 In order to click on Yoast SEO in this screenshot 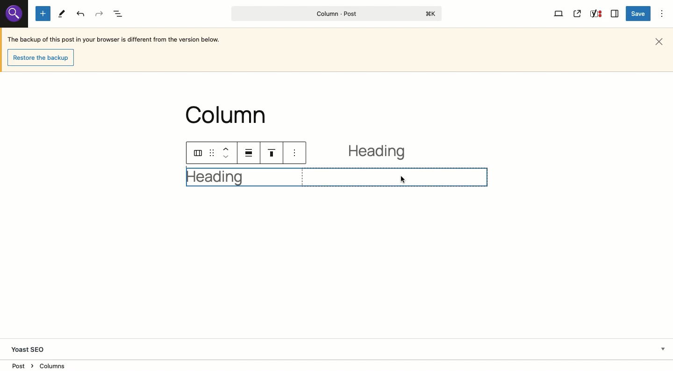, I will do `click(32, 350)`.